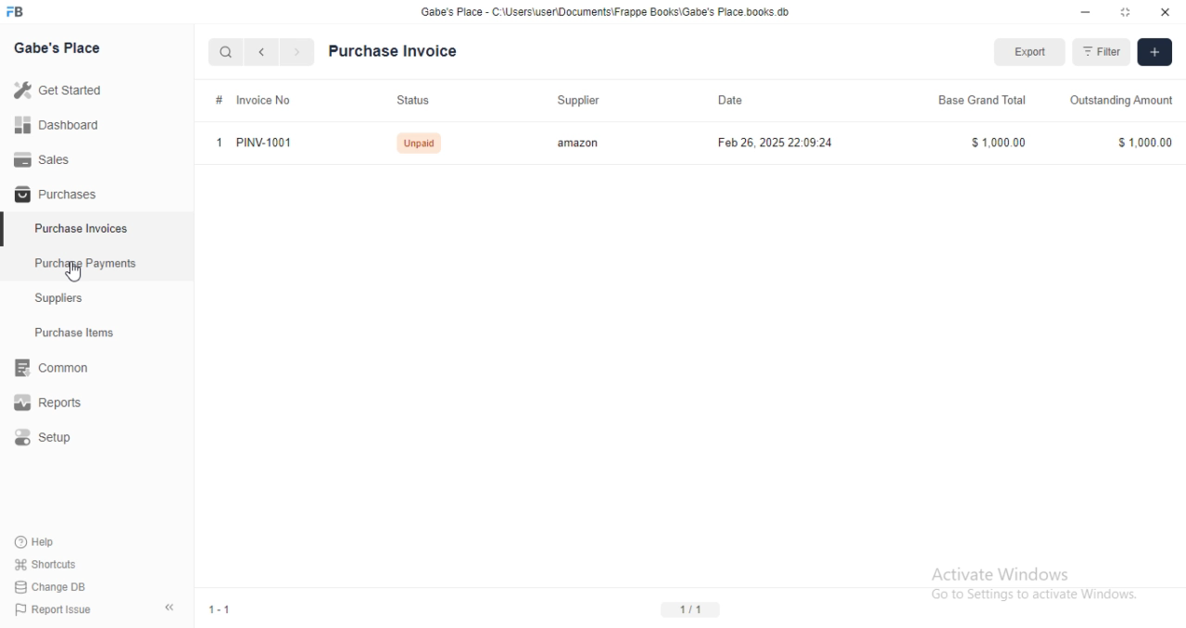  Describe the element at coordinates (1124, 12) in the screenshot. I see `resize` at that location.